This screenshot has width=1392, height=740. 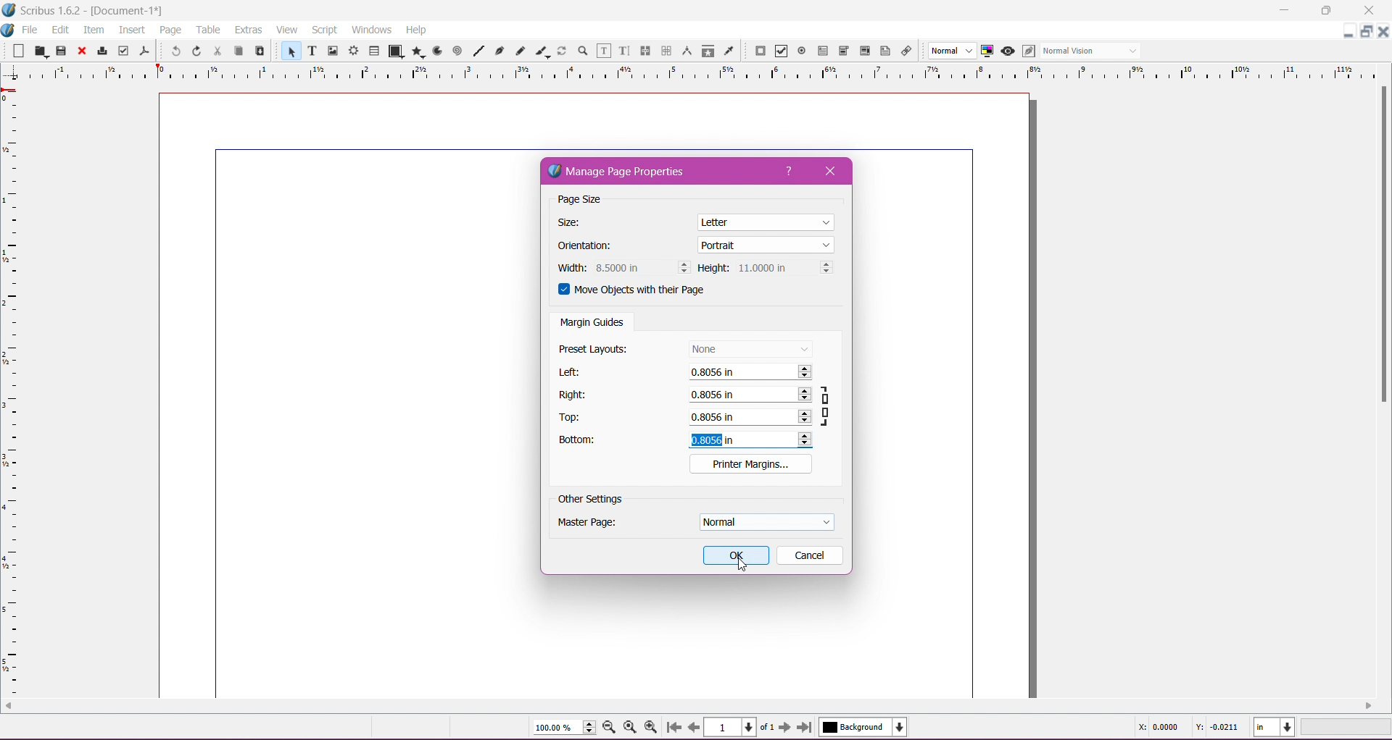 What do you see at coordinates (575, 395) in the screenshot?
I see `Right` at bounding box center [575, 395].